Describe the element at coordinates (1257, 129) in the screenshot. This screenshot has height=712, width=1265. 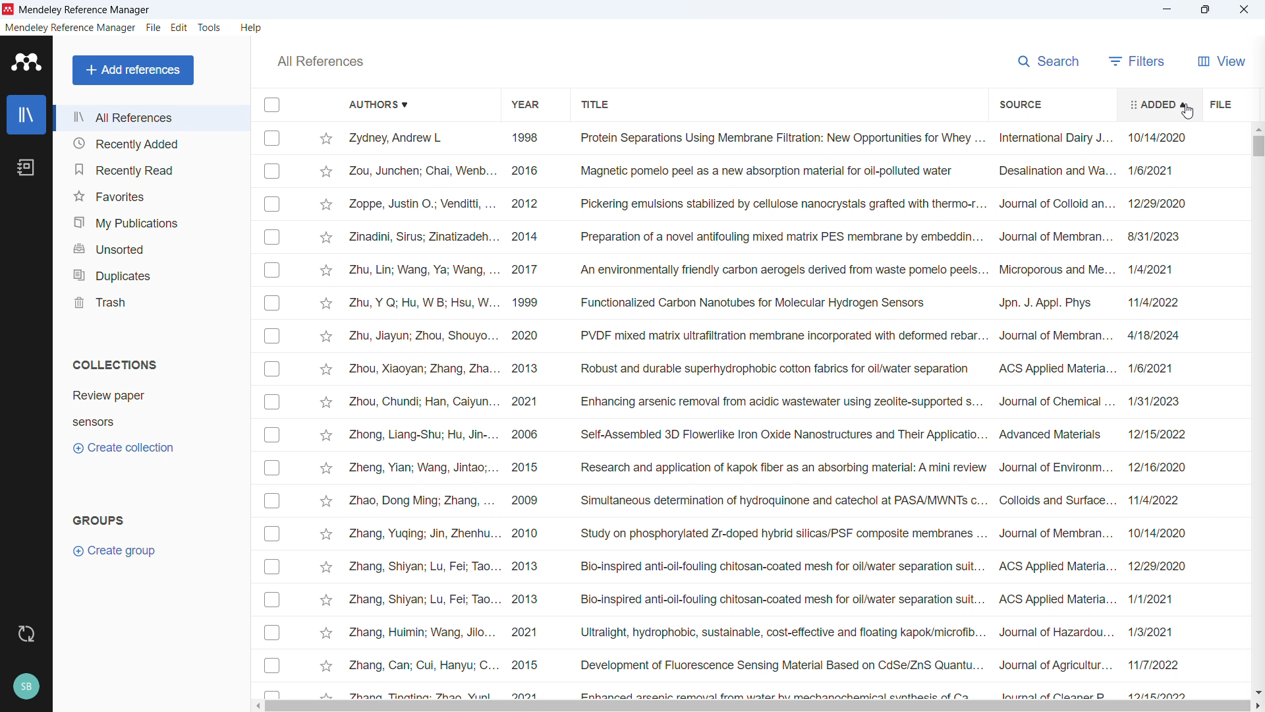
I see `Scroll up ` at that location.